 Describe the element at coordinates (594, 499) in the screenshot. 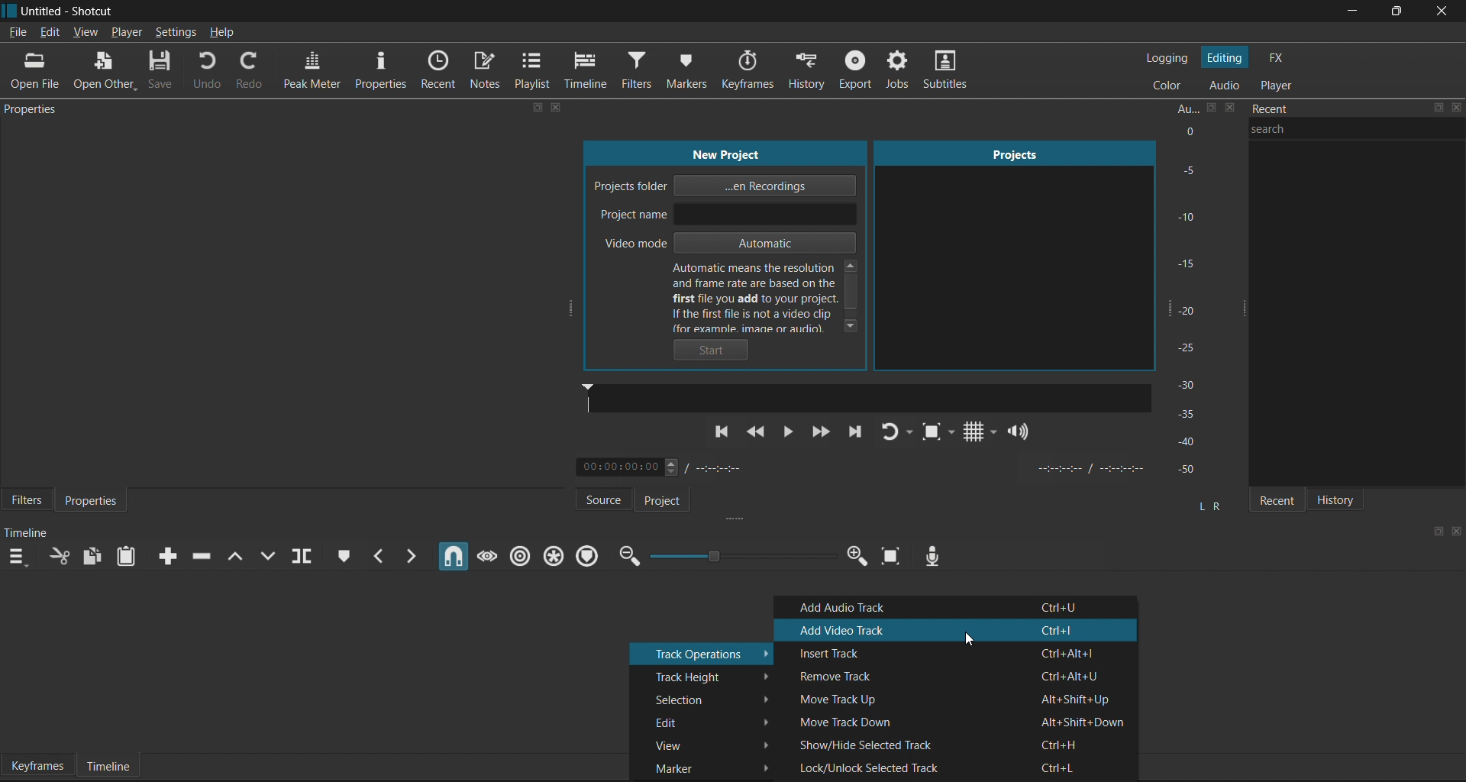

I see `Source` at that location.